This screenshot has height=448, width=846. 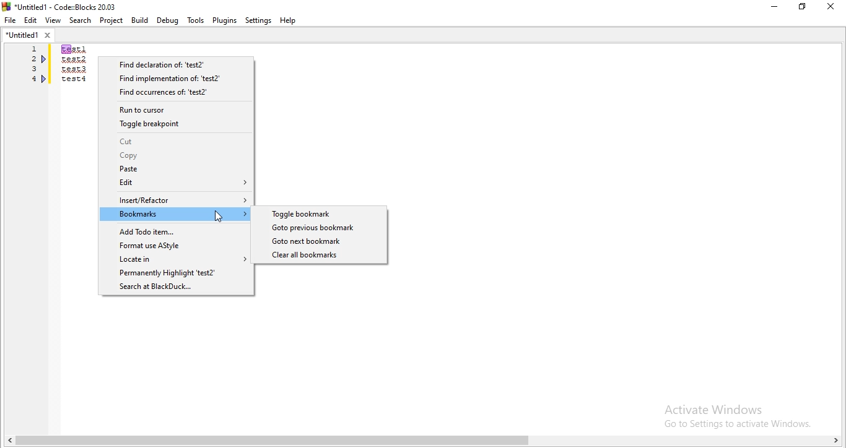 I want to click on Untitled - Code:: blocks 2003, so click(x=61, y=5).